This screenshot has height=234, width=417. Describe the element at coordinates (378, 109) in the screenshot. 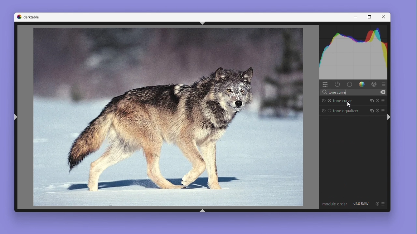

I see `Reset` at that location.